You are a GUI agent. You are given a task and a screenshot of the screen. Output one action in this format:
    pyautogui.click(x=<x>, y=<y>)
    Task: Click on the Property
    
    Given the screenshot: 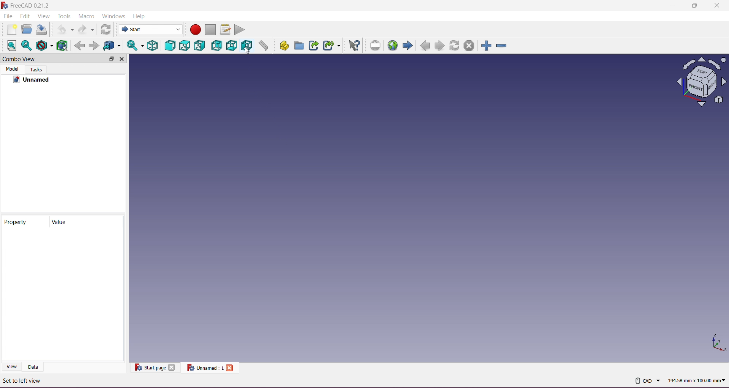 What is the action you would take?
    pyautogui.click(x=24, y=221)
    